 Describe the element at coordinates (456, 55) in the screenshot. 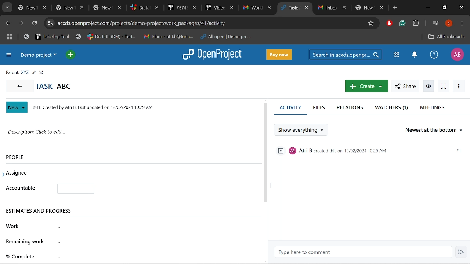

I see `Profile` at that location.